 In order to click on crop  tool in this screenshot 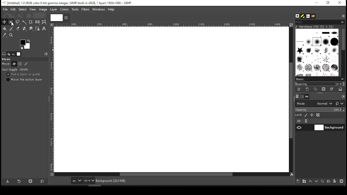, I will do `click(31, 22)`.